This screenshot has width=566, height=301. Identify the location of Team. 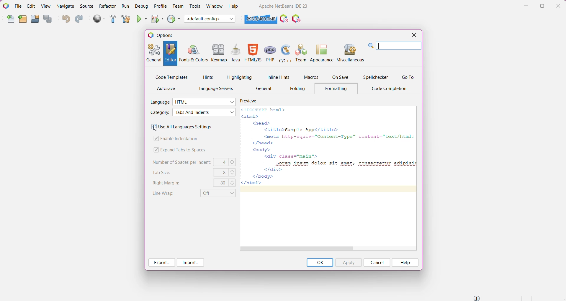
(178, 6).